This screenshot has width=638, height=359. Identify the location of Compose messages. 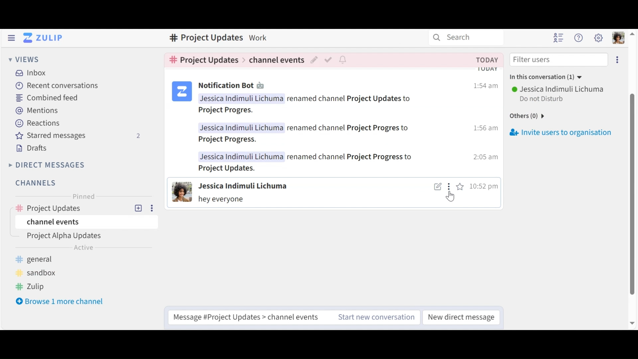
(247, 316).